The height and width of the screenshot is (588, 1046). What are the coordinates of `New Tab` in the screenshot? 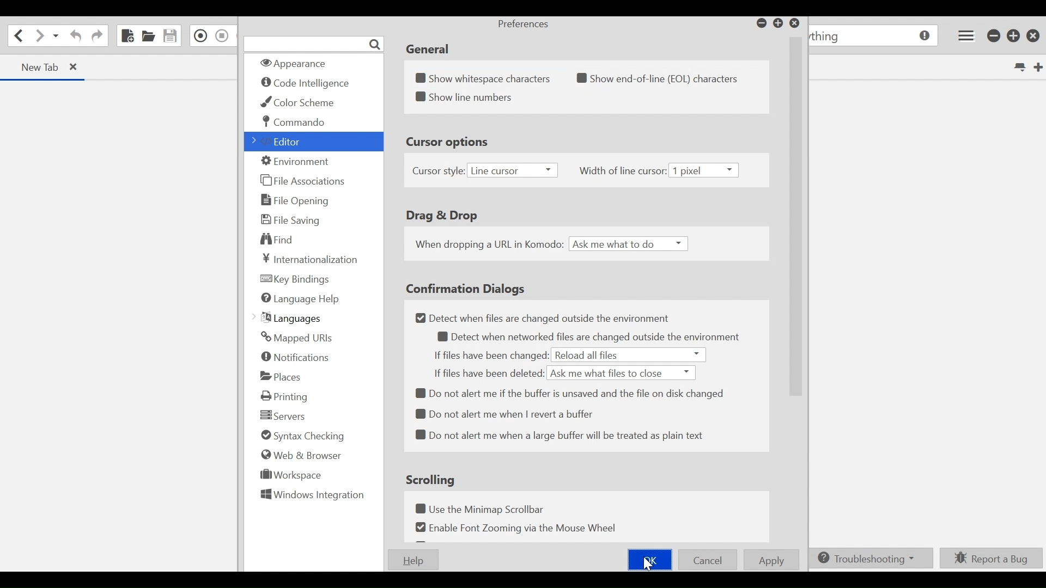 It's located at (1038, 66).